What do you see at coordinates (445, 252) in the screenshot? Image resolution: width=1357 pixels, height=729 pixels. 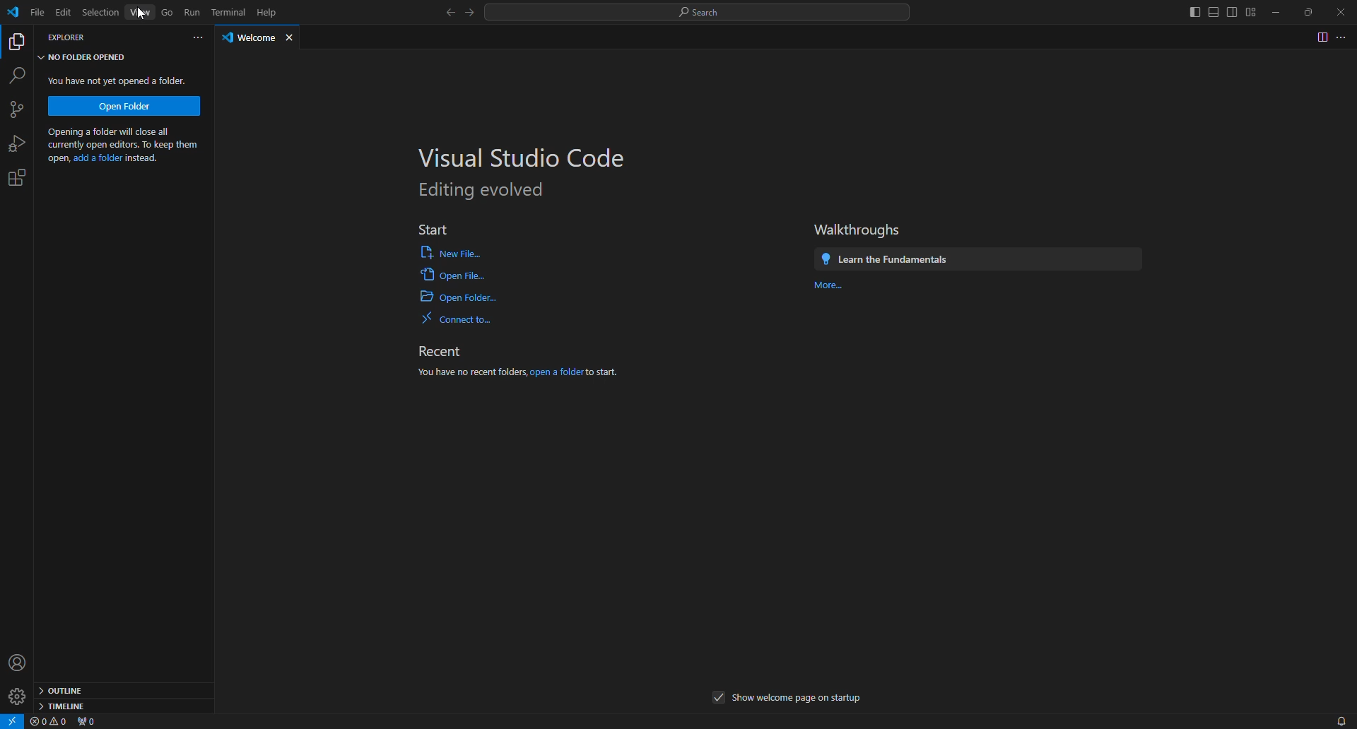 I see `New File` at bounding box center [445, 252].